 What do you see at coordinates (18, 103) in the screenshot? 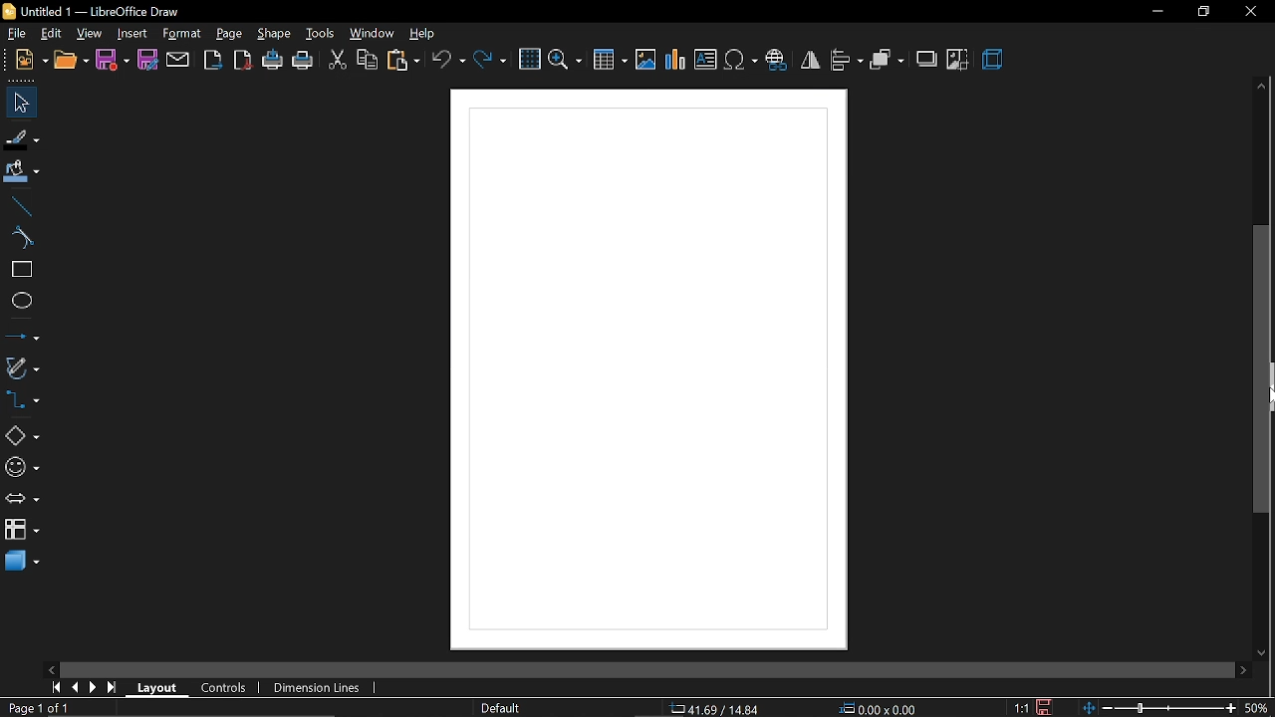
I see `select` at bounding box center [18, 103].